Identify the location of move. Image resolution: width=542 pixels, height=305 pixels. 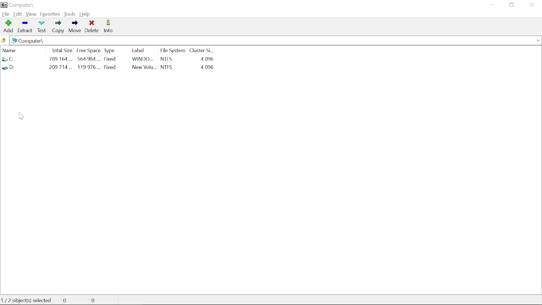
(75, 27).